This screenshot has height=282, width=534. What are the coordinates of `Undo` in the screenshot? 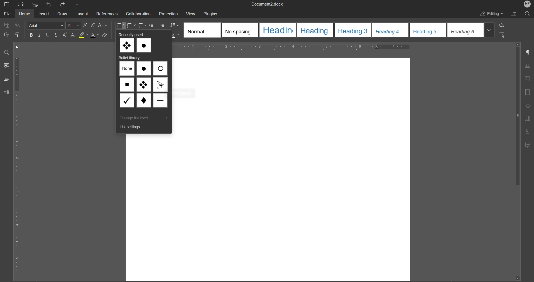 It's located at (50, 5).